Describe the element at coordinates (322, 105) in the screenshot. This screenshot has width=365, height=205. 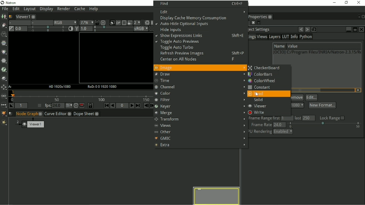
I see `New format` at that location.